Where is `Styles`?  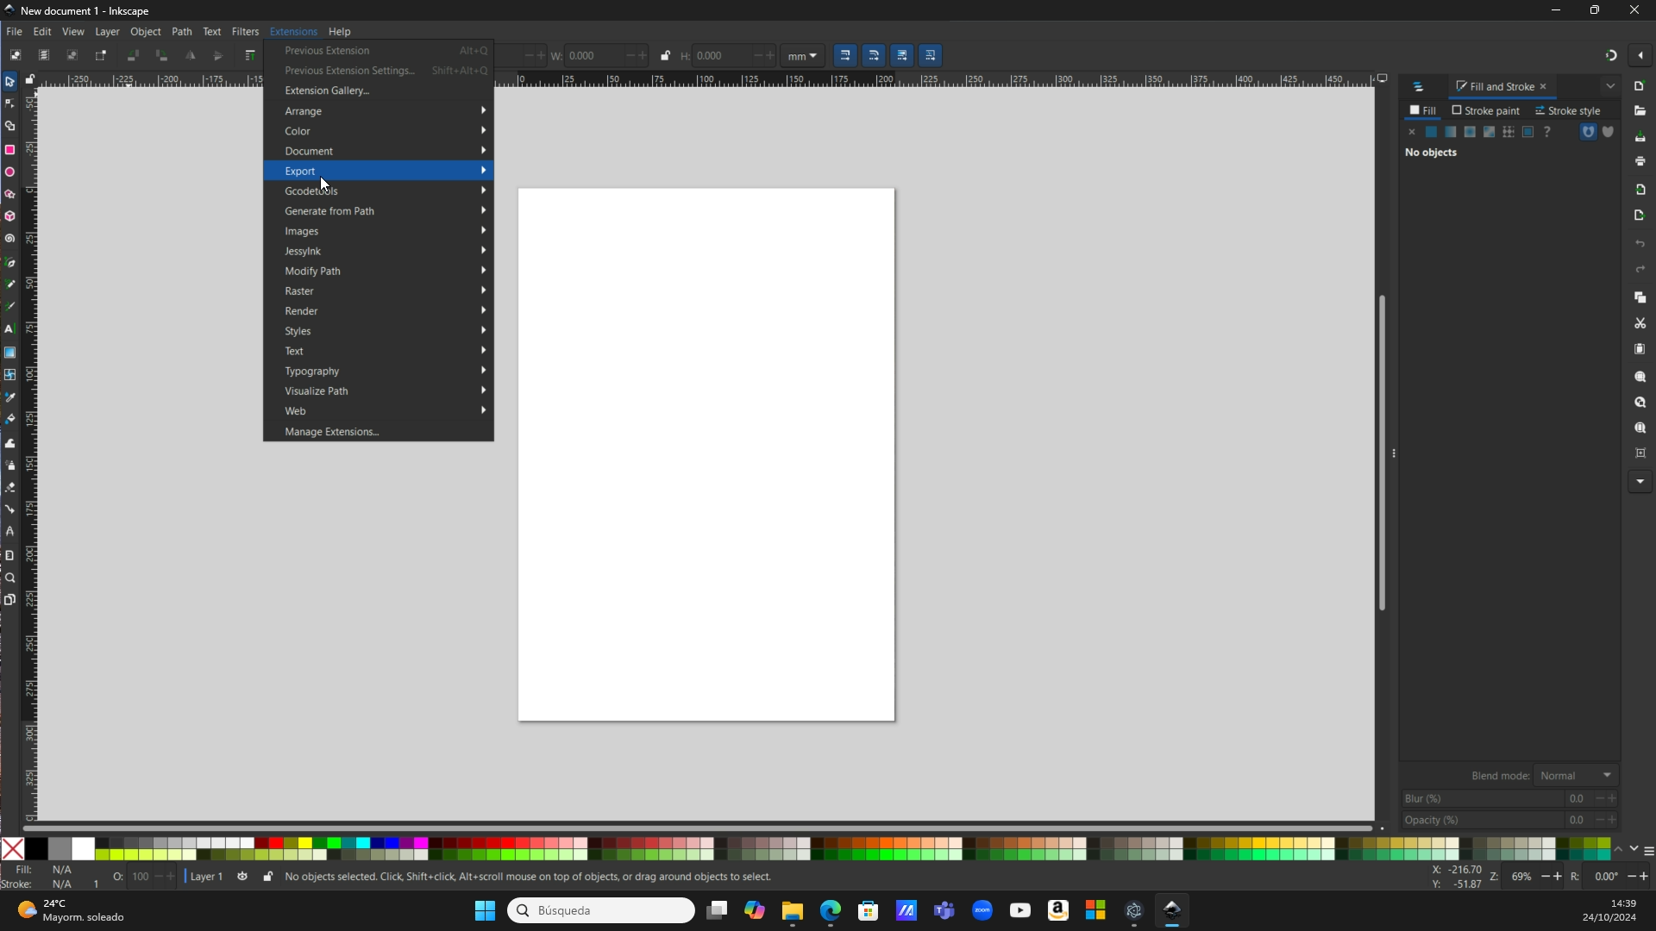 Styles is located at coordinates (388, 331).